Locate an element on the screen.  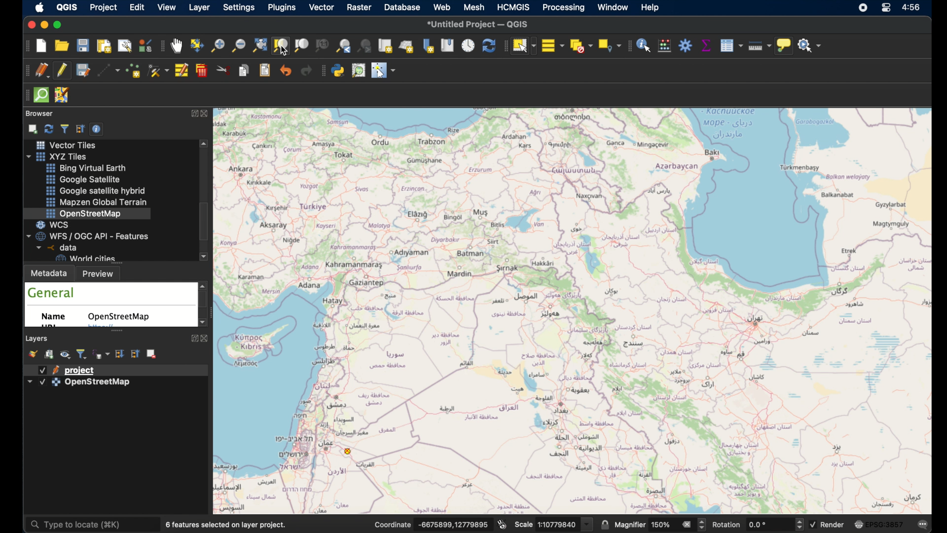
vertex tool is located at coordinates (158, 70).